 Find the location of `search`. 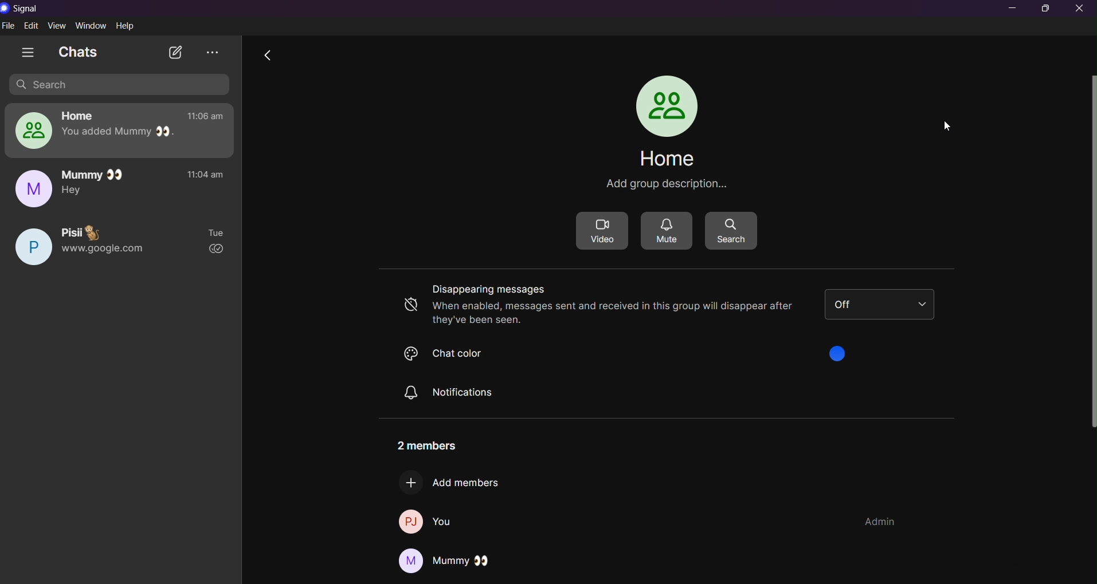

search is located at coordinates (122, 85).